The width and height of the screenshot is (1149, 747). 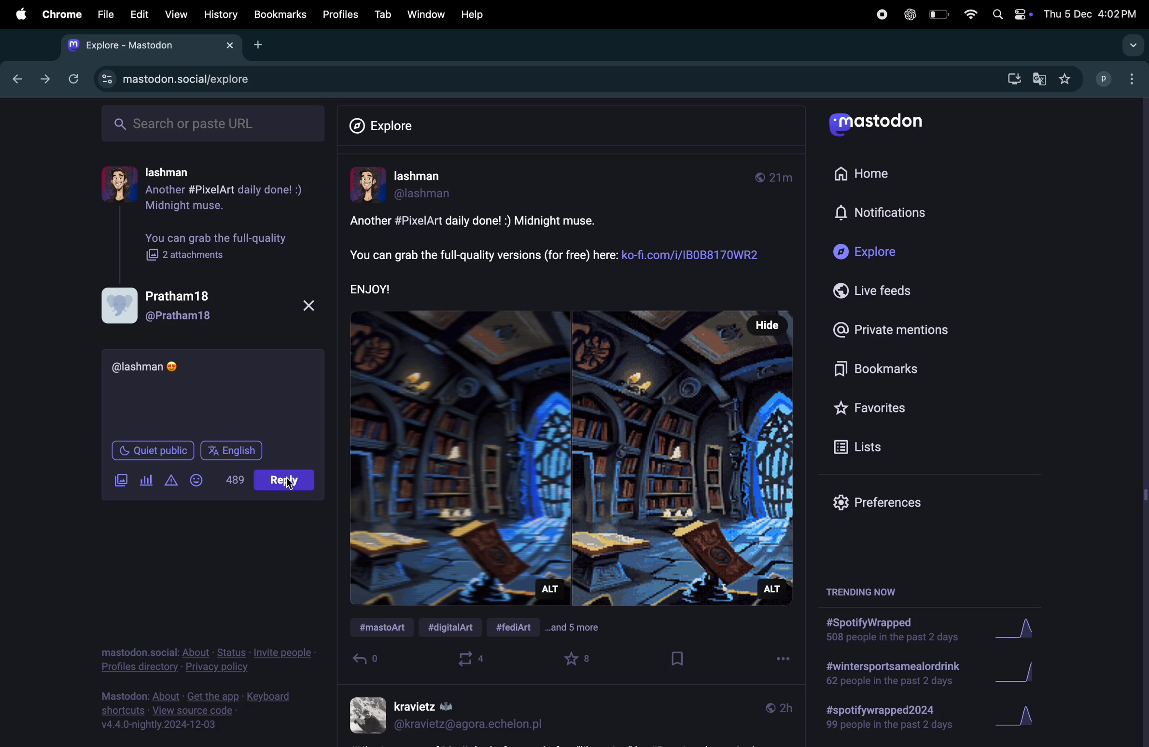 I want to click on Live feeds, so click(x=889, y=291).